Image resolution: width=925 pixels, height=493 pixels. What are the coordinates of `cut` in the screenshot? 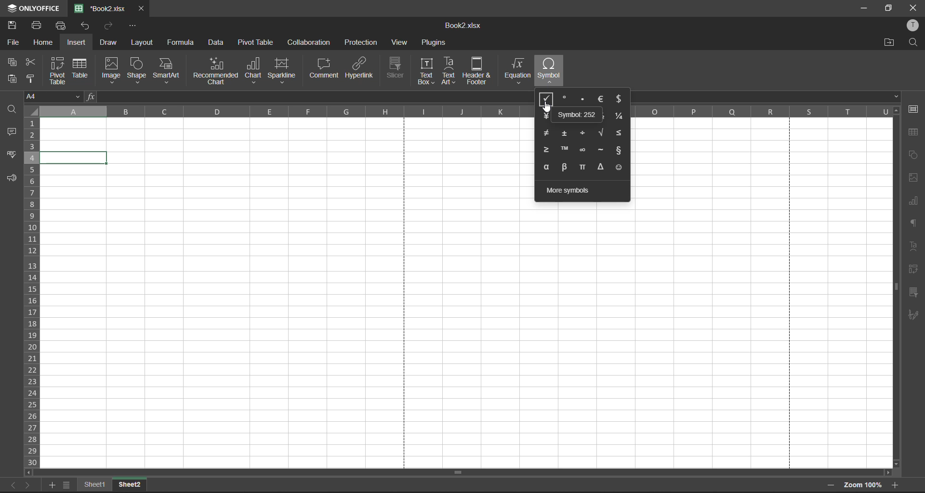 It's located at (31, 63).